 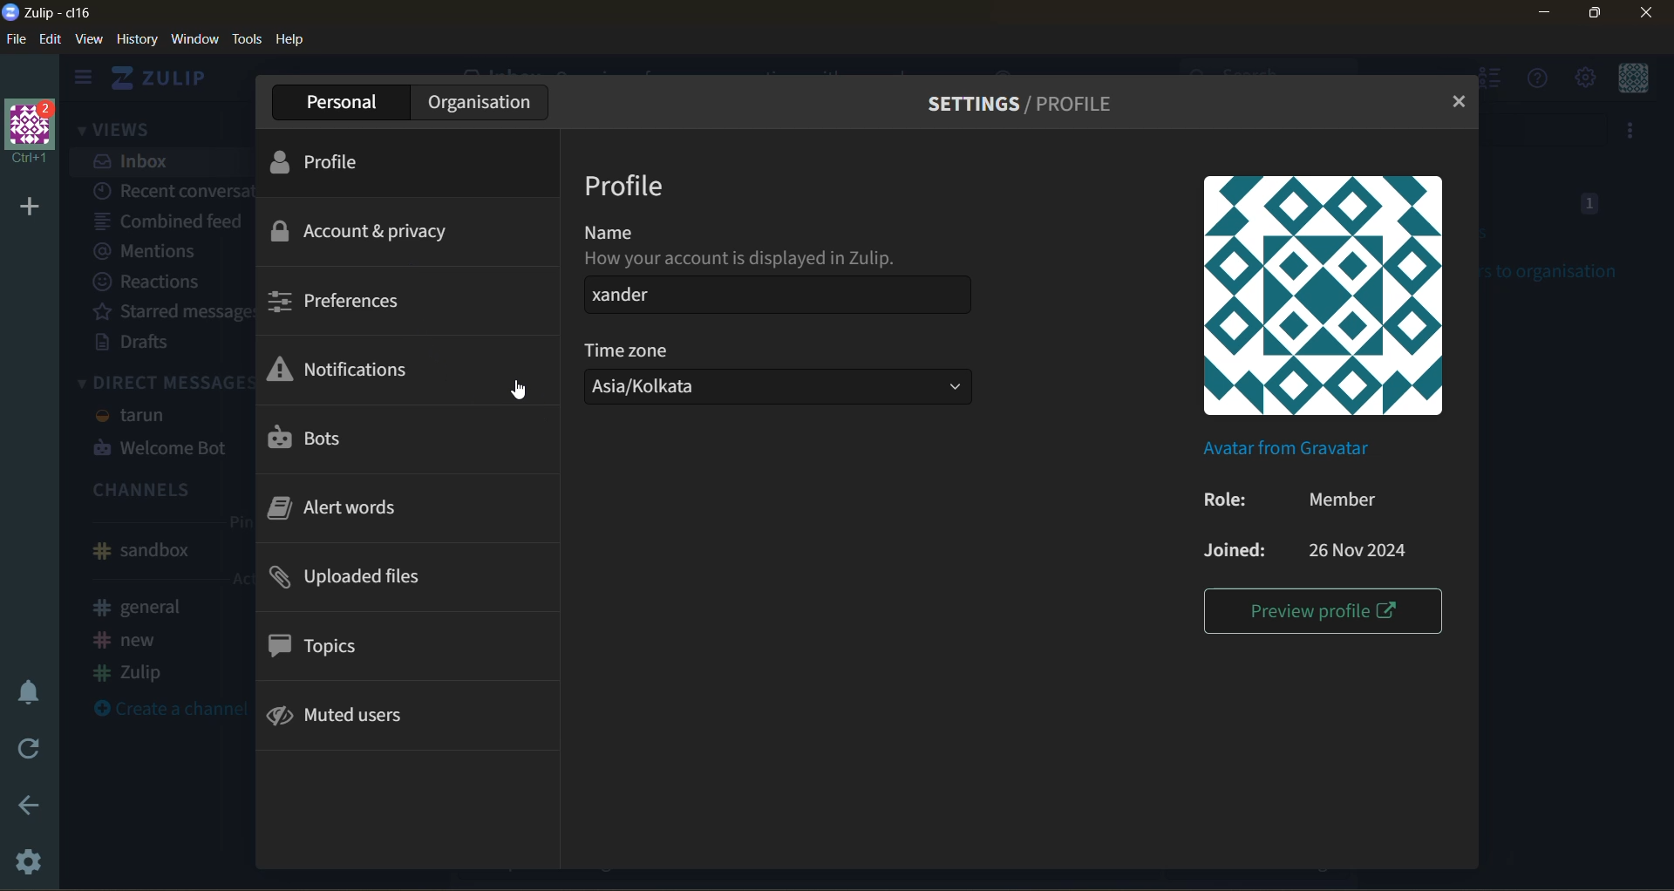 What do you see at coordinates (1589, 78) in the screenshot?
I see `main menu` at bounding box center [1589, 78].